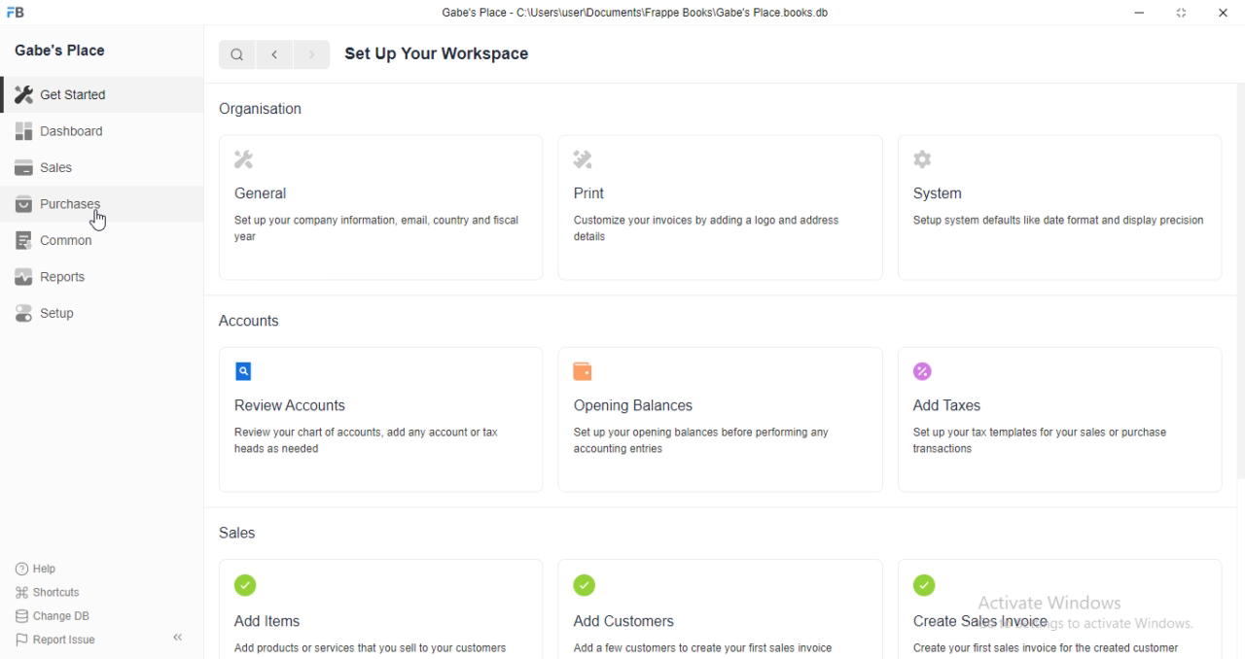  I want to click on Get Started, so click(60, 93).